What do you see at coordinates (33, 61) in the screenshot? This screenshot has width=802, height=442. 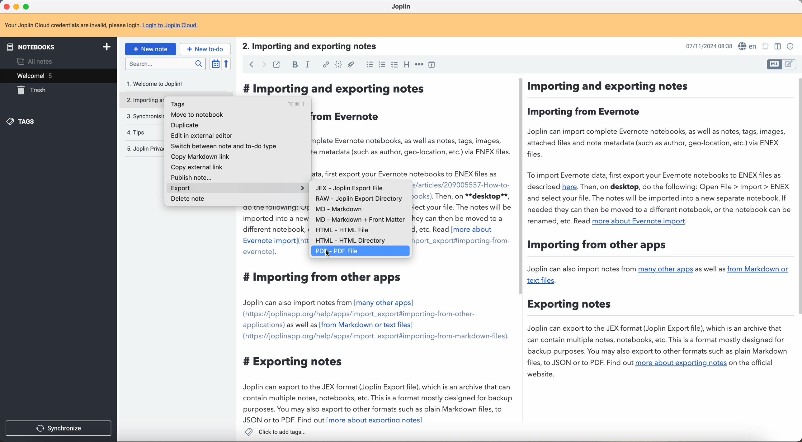 I see `all notes` at bounding box center [33, 61].